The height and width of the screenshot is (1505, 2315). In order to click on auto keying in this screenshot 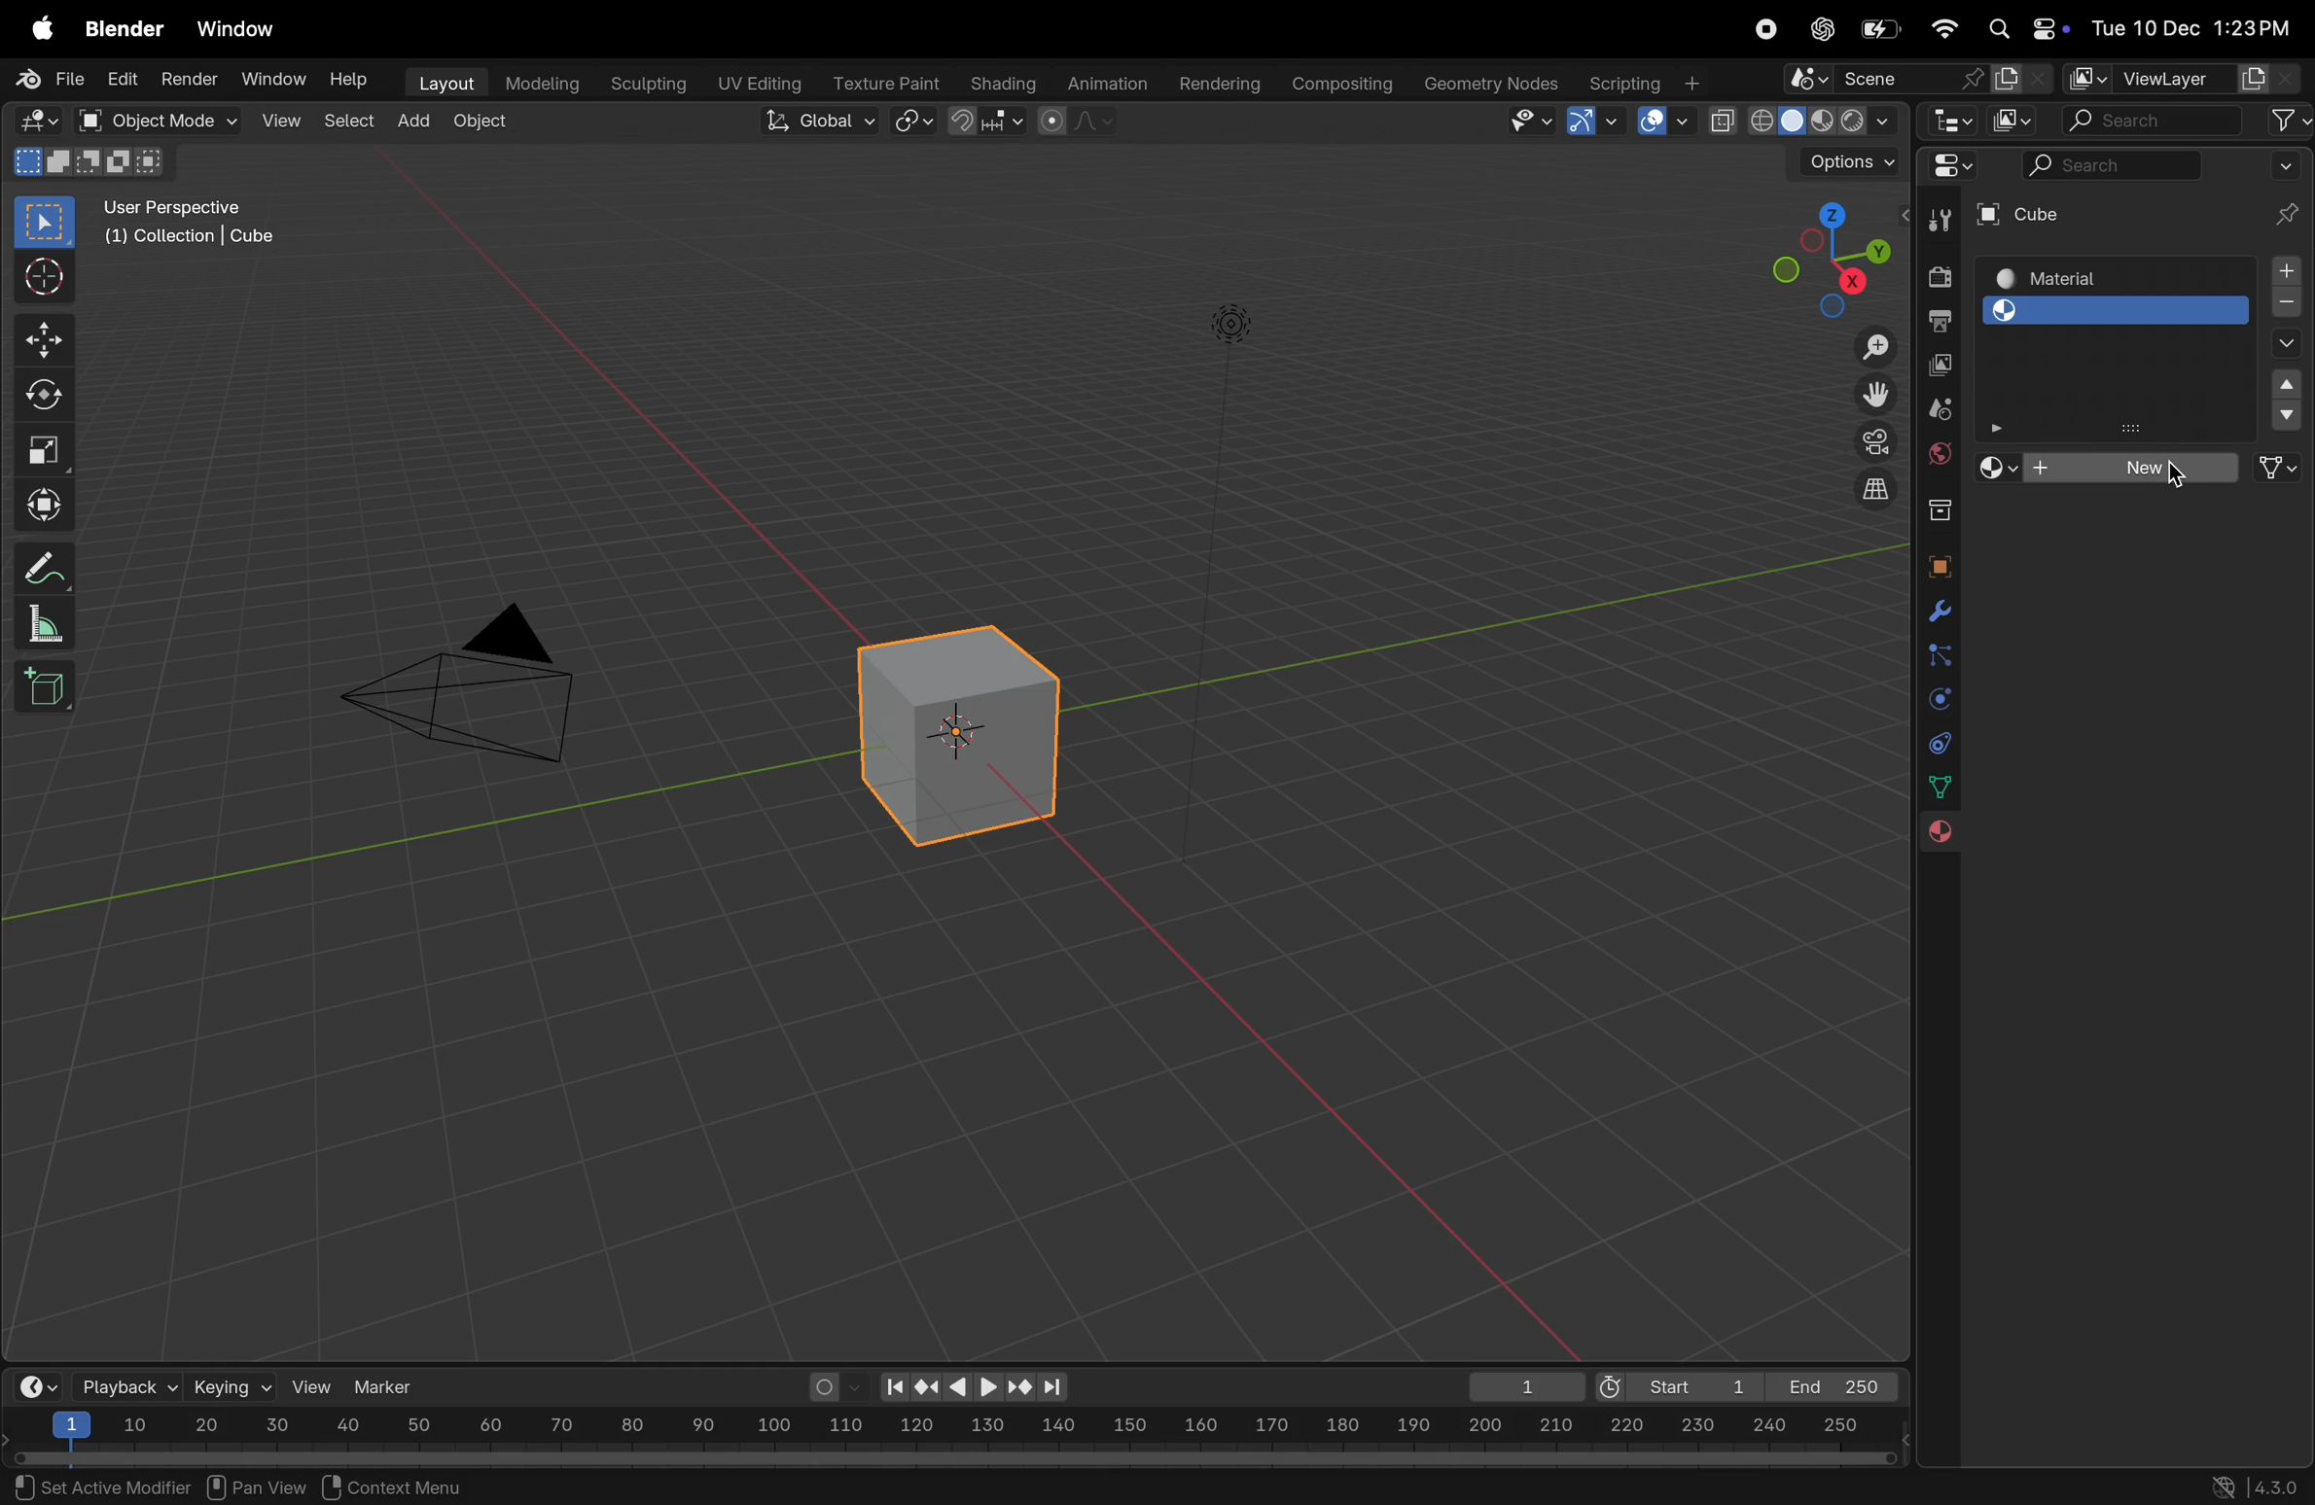, I will do `click(833, 1386)`.